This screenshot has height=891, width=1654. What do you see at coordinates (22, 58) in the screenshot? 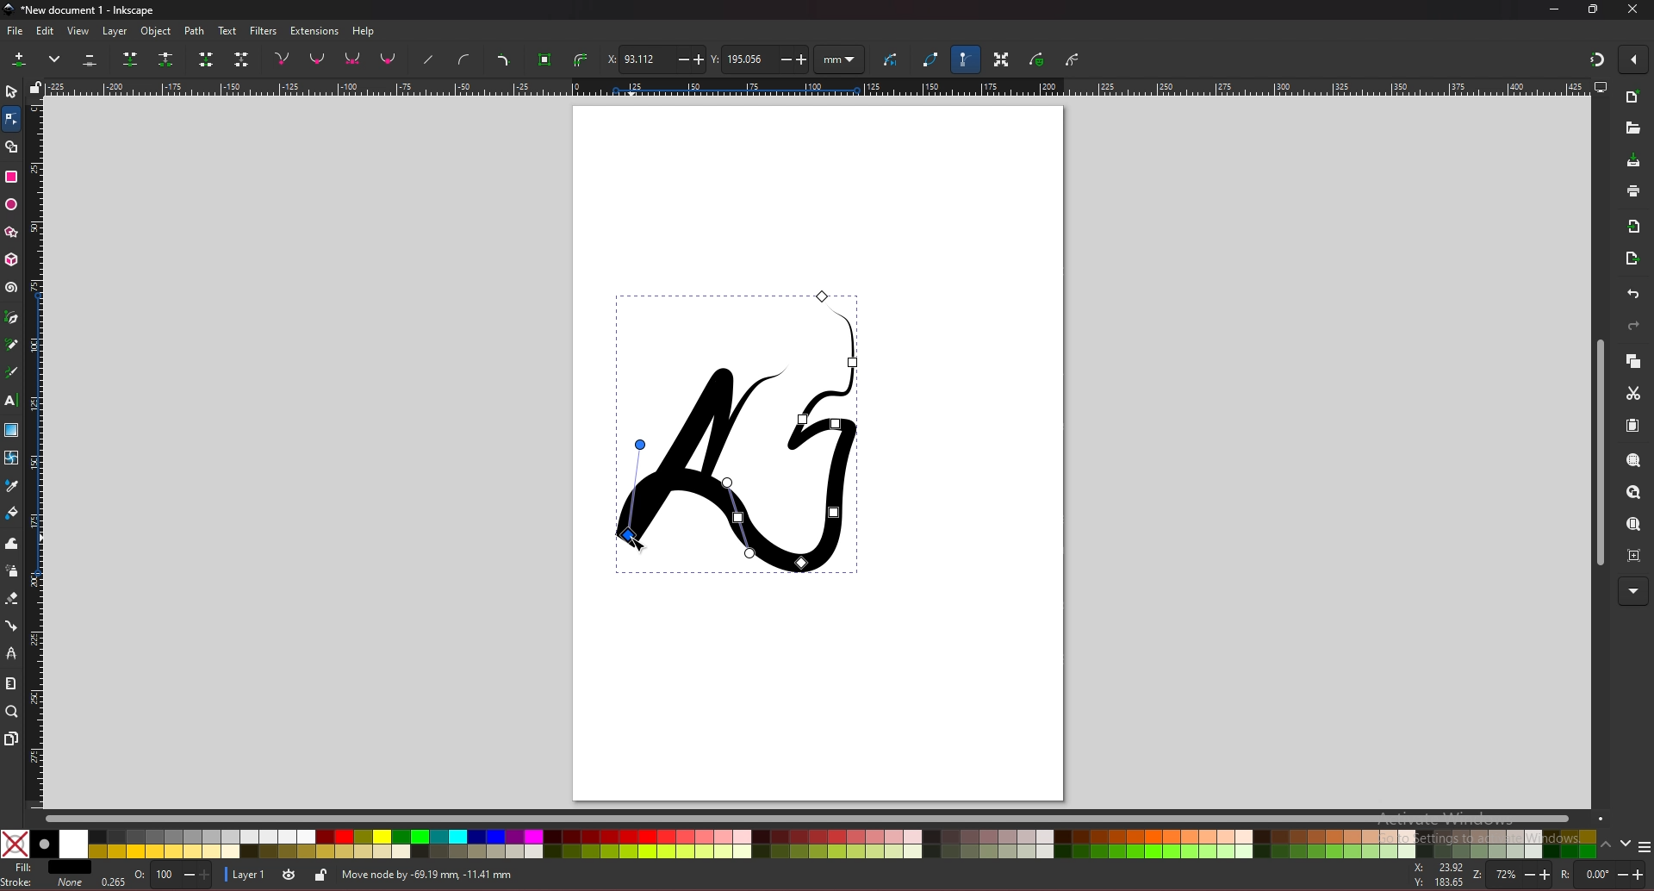
I see `add node` at bounding box center [22, 58].